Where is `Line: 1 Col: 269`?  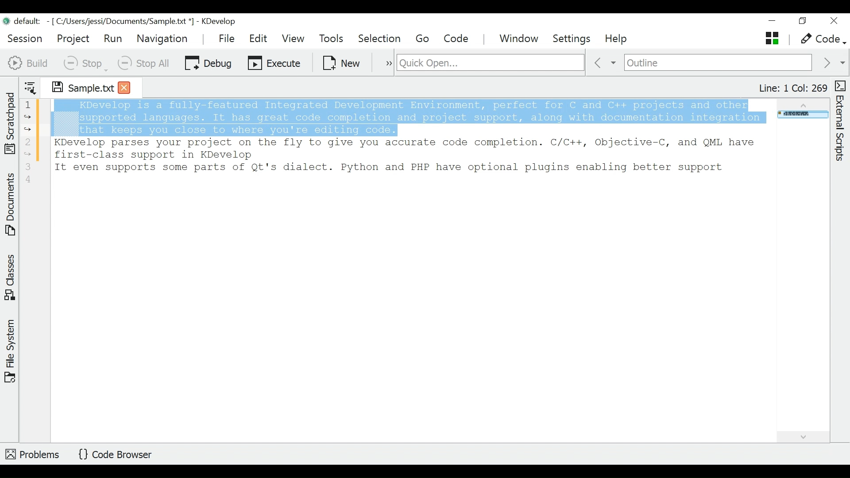 Line: 1 Col: 269 is located at coordinates (792, 88).